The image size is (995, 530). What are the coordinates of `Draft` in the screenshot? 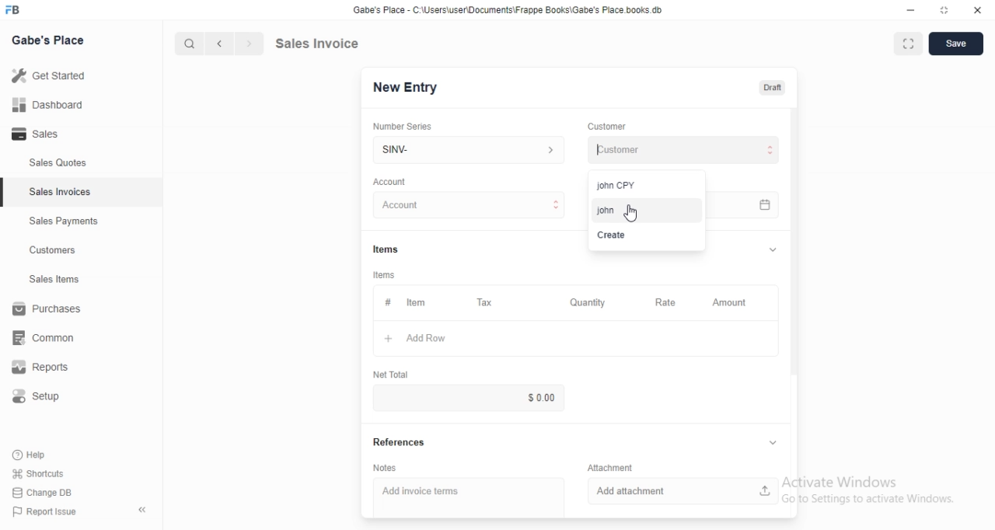 It's located at (773, 88).